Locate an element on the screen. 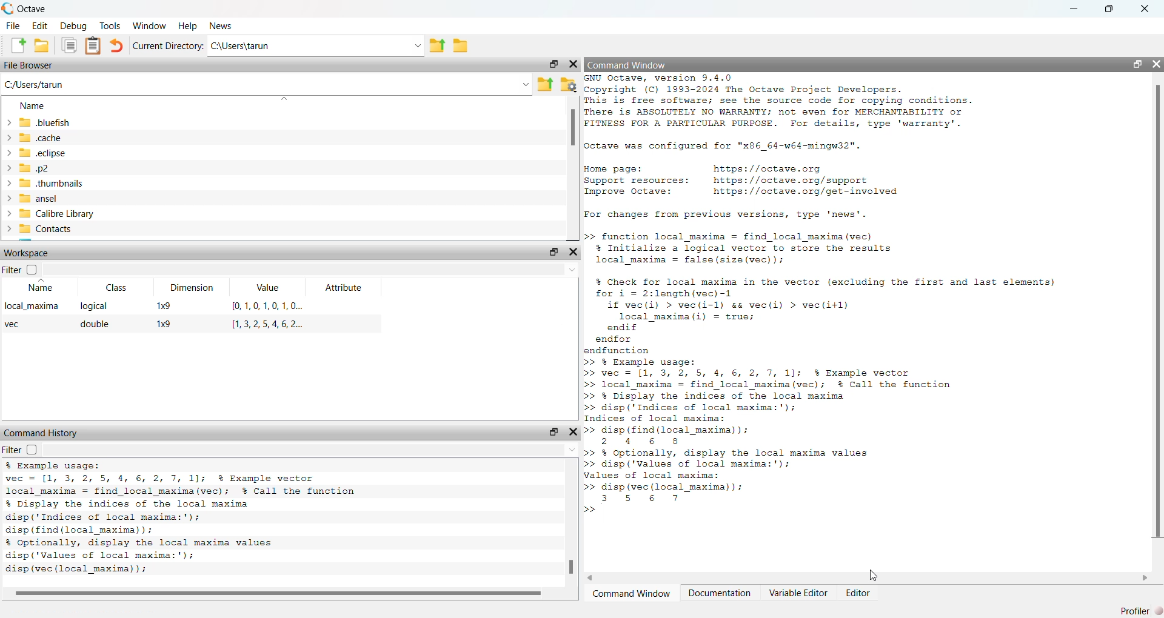 This screenshot has width=1164, height=618. sort is located at coordinates (284, 98).